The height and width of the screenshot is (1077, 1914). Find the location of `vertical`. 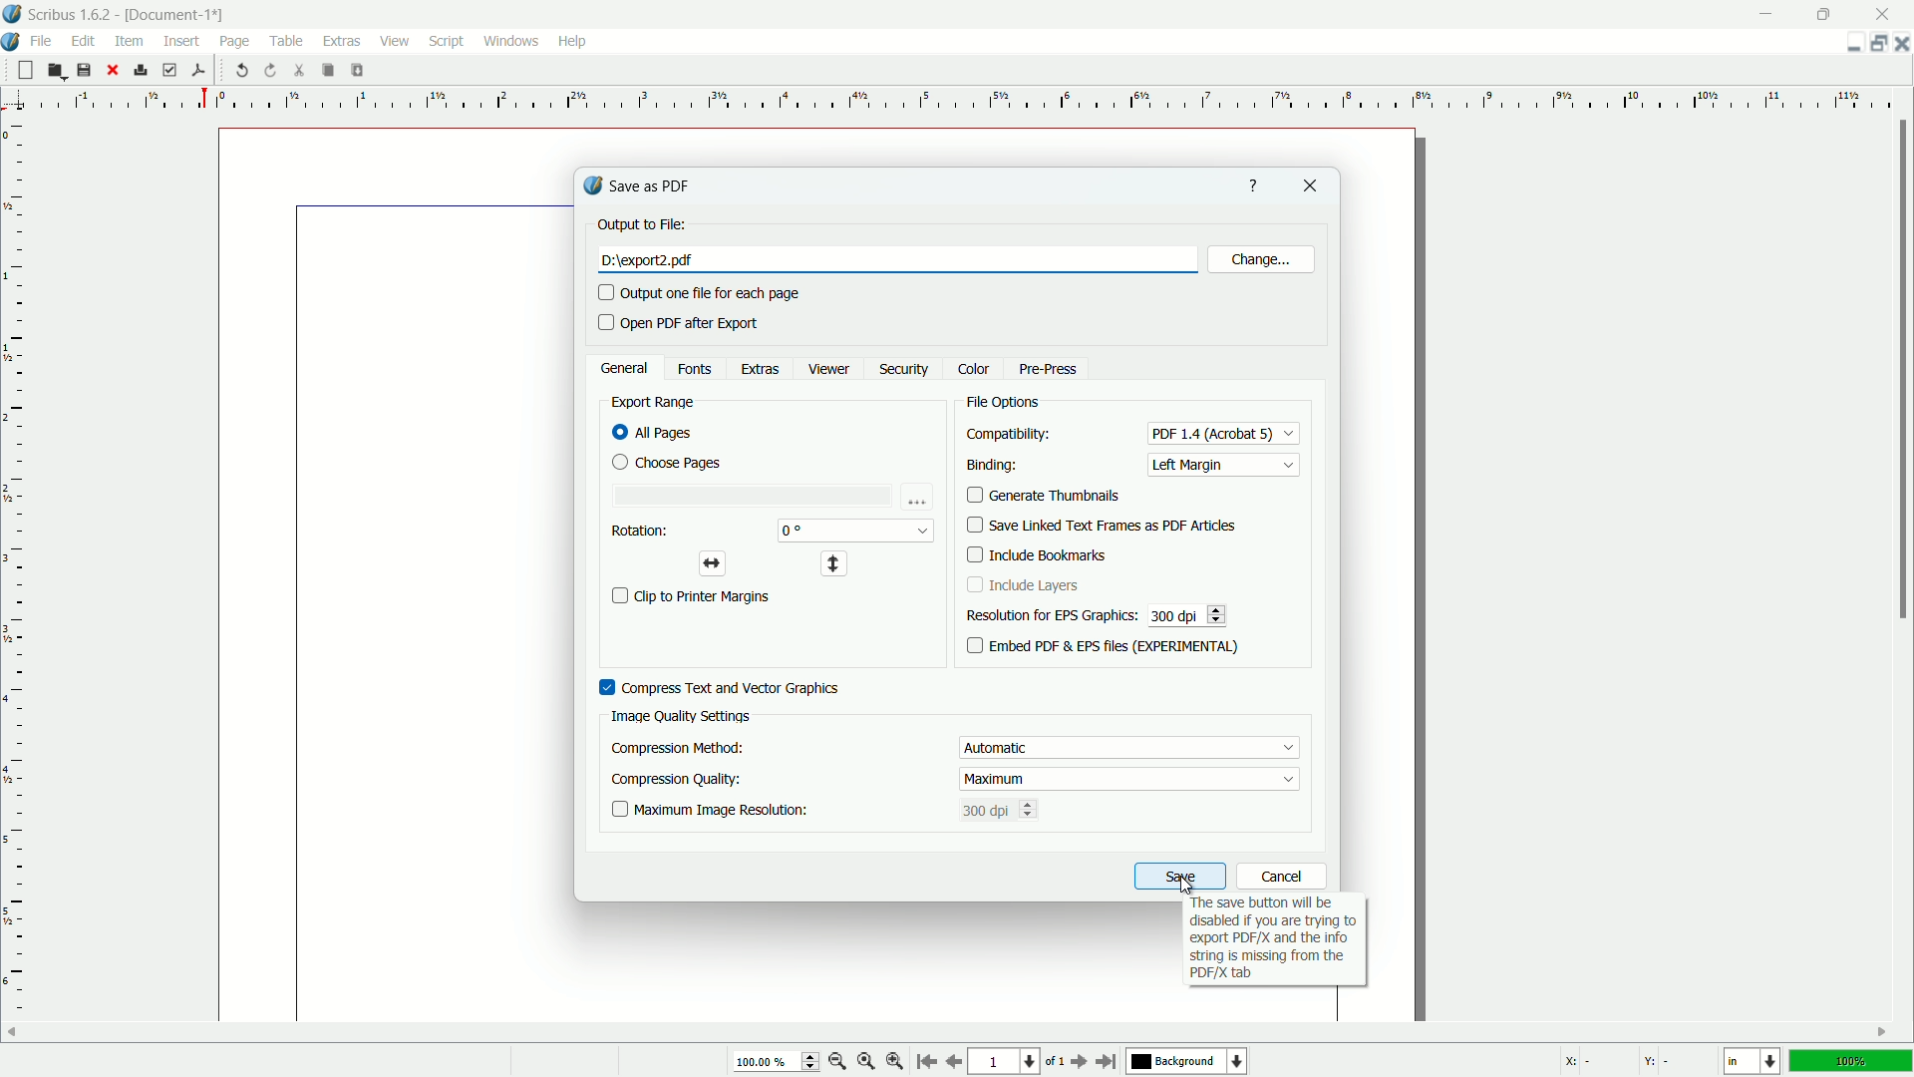

vertical is located at coordinates (833, 564).